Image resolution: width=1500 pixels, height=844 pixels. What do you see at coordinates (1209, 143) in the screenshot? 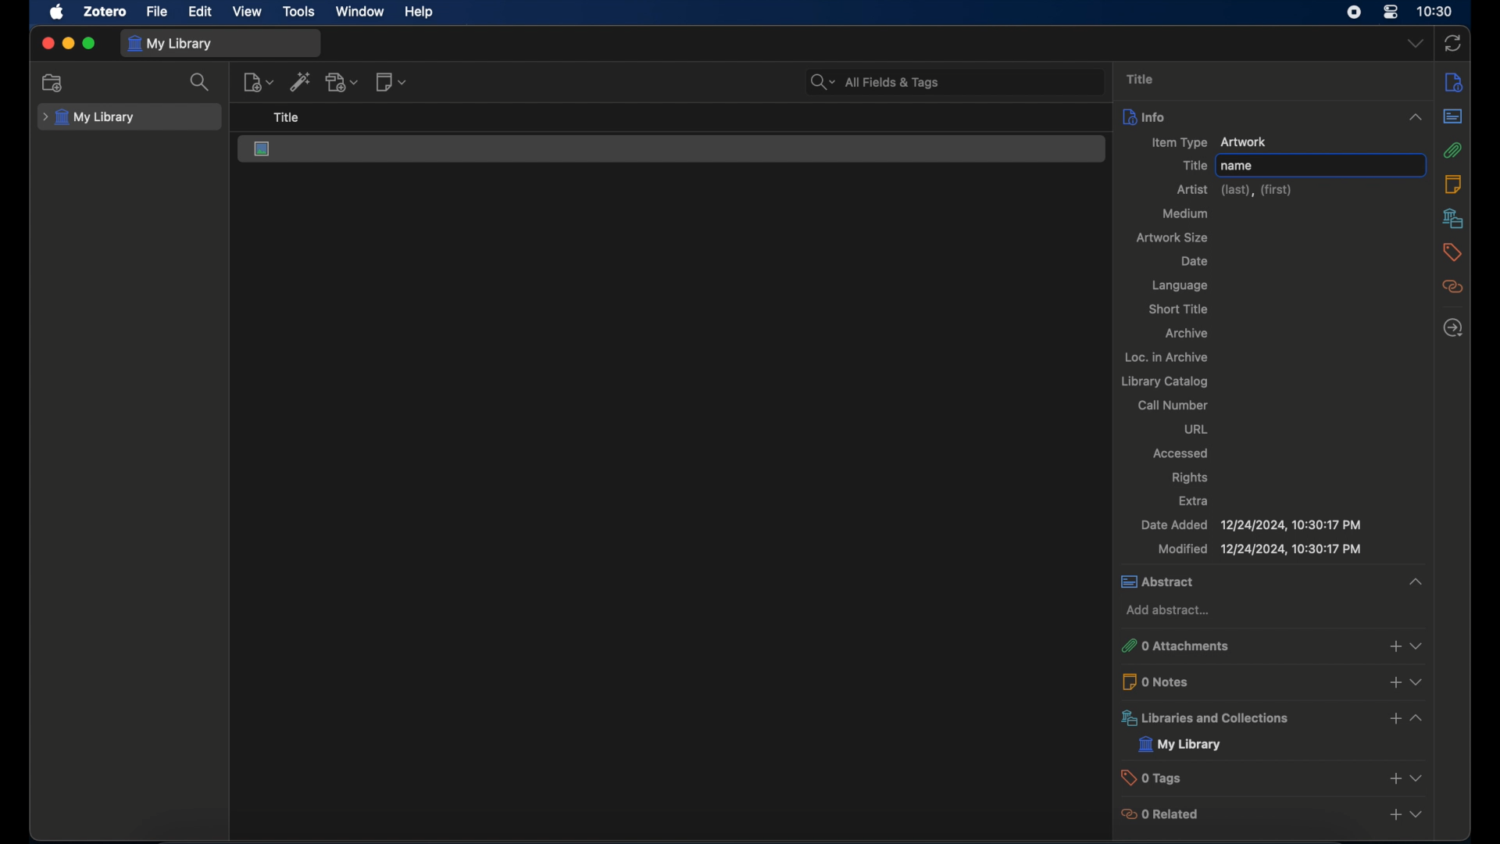
I see `new item artwork` at bounding box center [1209, 143].